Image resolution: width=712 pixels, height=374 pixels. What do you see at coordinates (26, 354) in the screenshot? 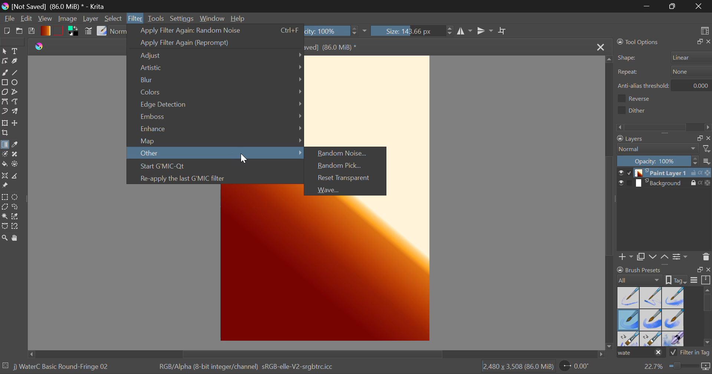
I see `move left` at bounding box center [26, 354].